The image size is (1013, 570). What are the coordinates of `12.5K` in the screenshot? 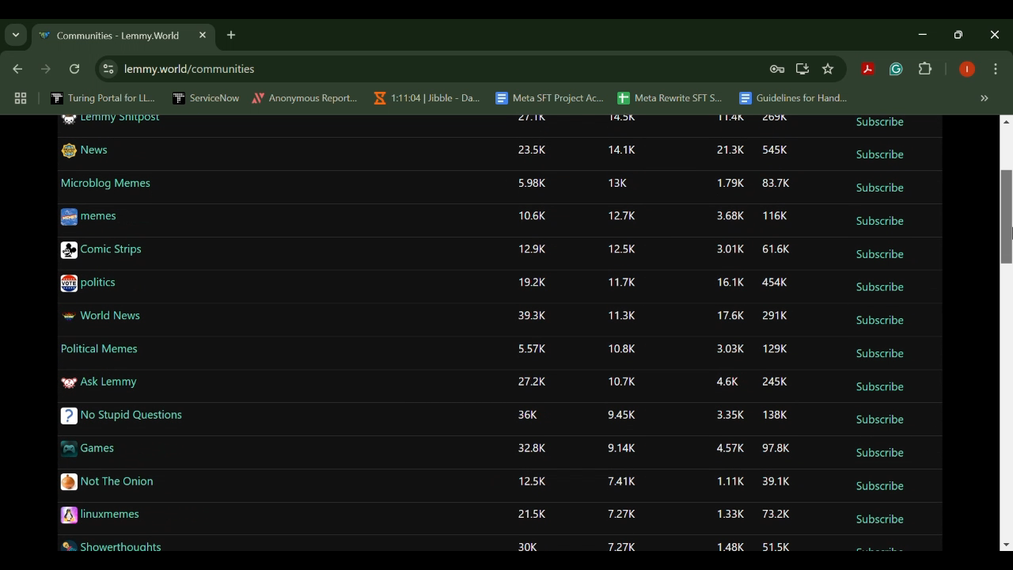 It's located at (624, 249).